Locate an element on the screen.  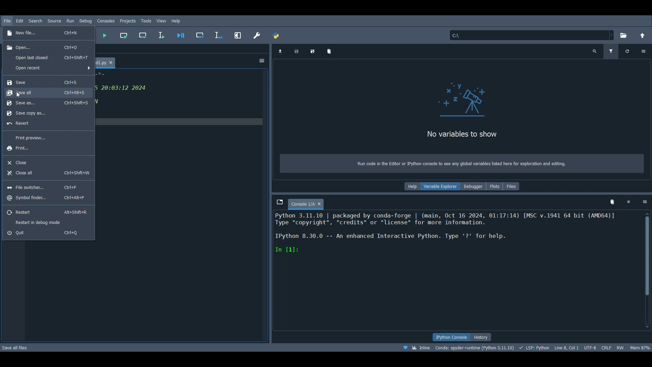
Remove all variables is located at coordinates (329, 52).